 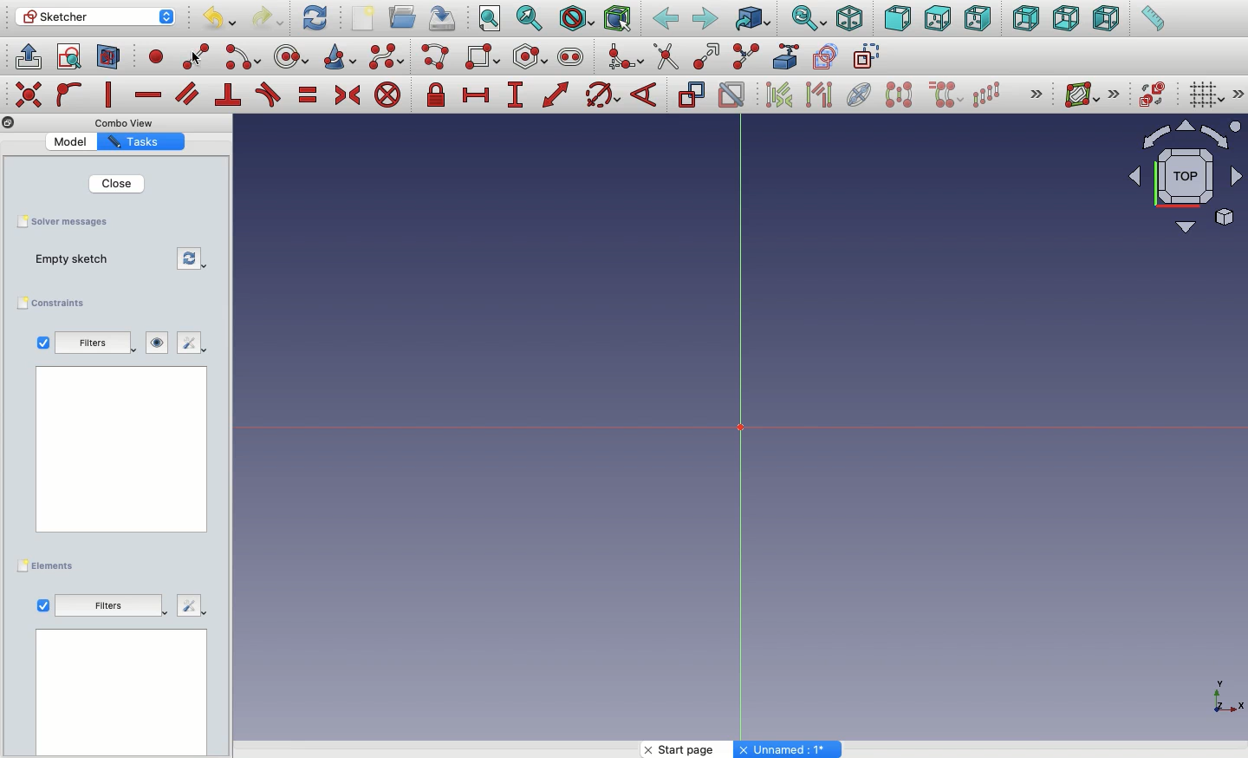 What do you see at coordinates (387, 96) in the screenshot?
I see `Constrain block` at bounding box center [387, 96].